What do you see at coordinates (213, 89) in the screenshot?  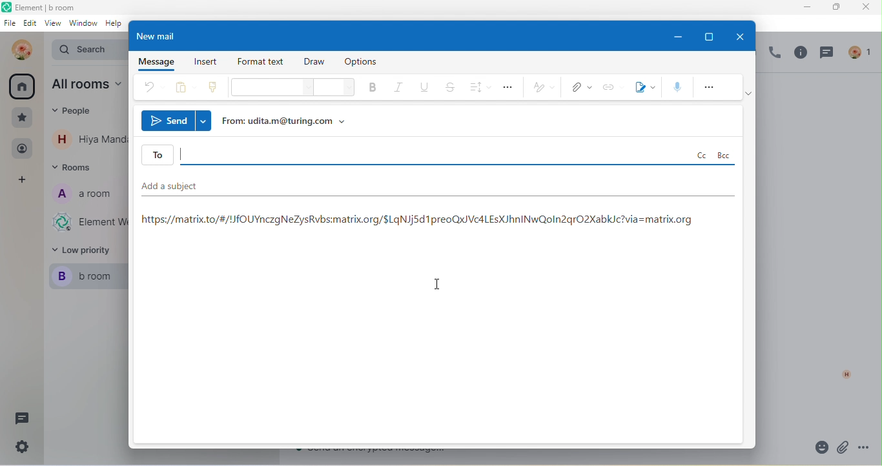 I see `clone` at bounding box center [213, 89].